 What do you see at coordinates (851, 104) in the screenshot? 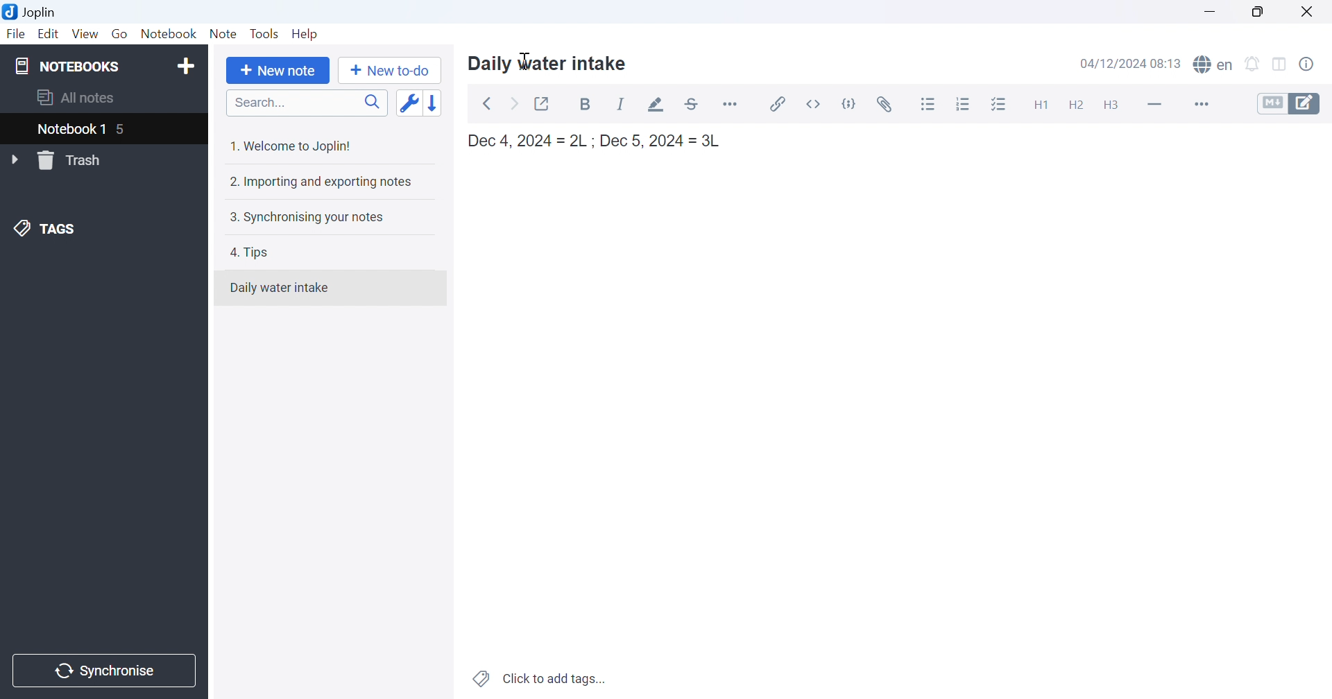
I see `Code` at bounding box center [851, 104].